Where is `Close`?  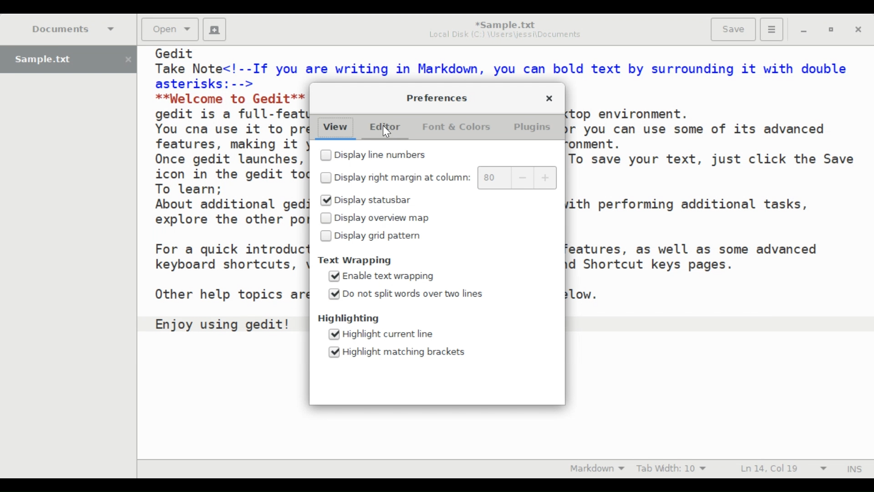 Close is located at coordinates (859, 30).